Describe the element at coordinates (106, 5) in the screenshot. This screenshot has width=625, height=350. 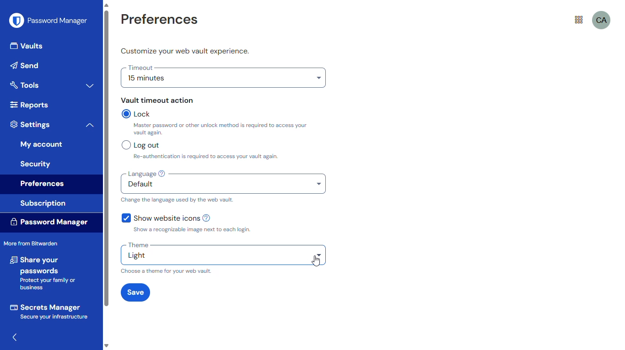
I see `scroll up` at that location.